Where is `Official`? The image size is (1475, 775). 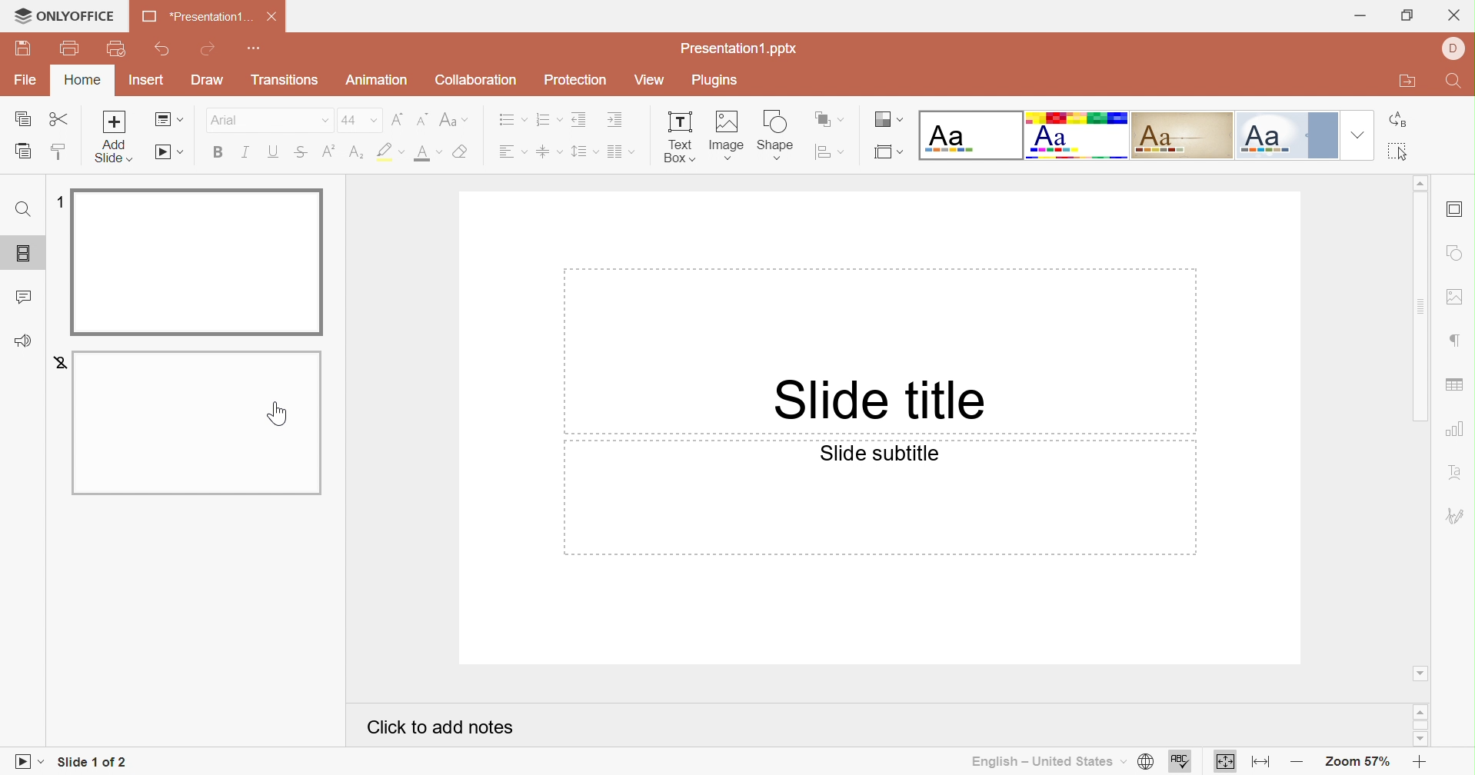 Official is located at coordinates (1289, 136).